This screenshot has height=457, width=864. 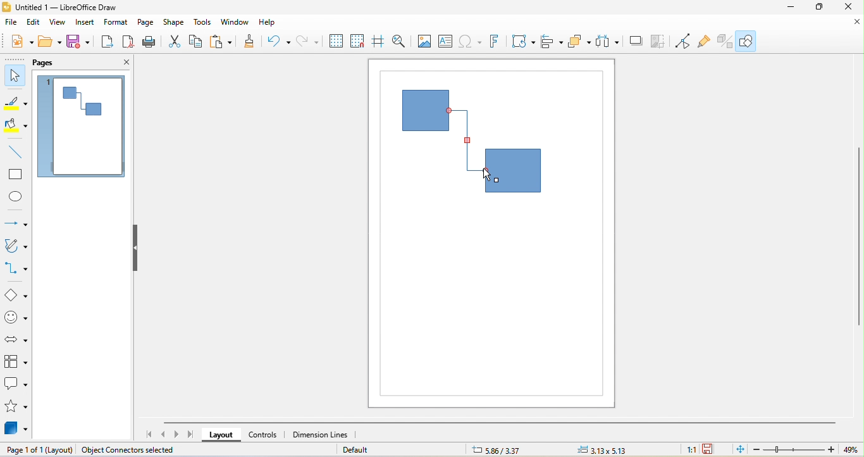 What do you see at coordinates (63, 7) in the screenshot?
I see `untitled 1-libre office draw` at bounding box center [63, 7].